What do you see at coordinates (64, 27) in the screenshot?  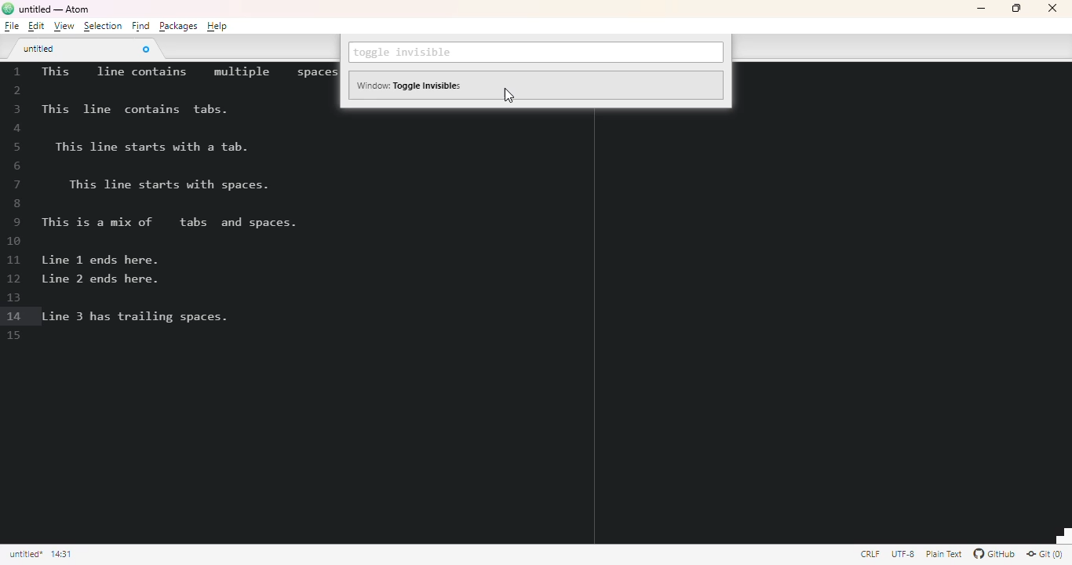 I see `view` at bounding box center [64, 27].